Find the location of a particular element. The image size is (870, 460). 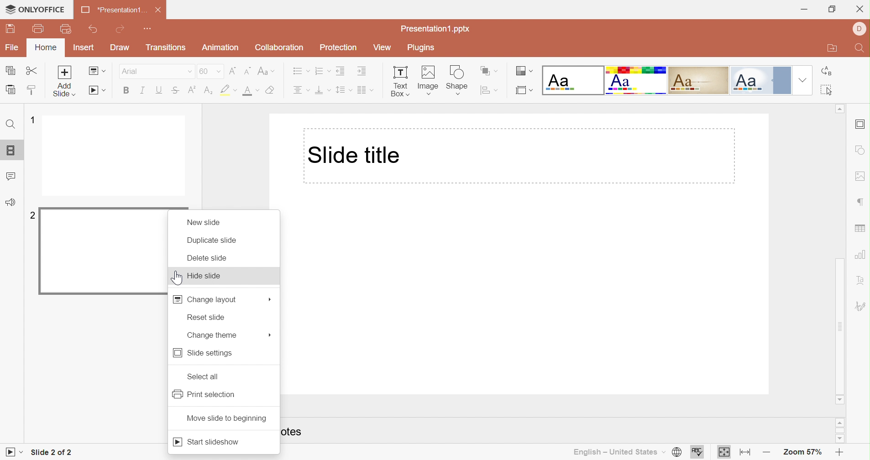

Underline is located at coordinates (160, 90).